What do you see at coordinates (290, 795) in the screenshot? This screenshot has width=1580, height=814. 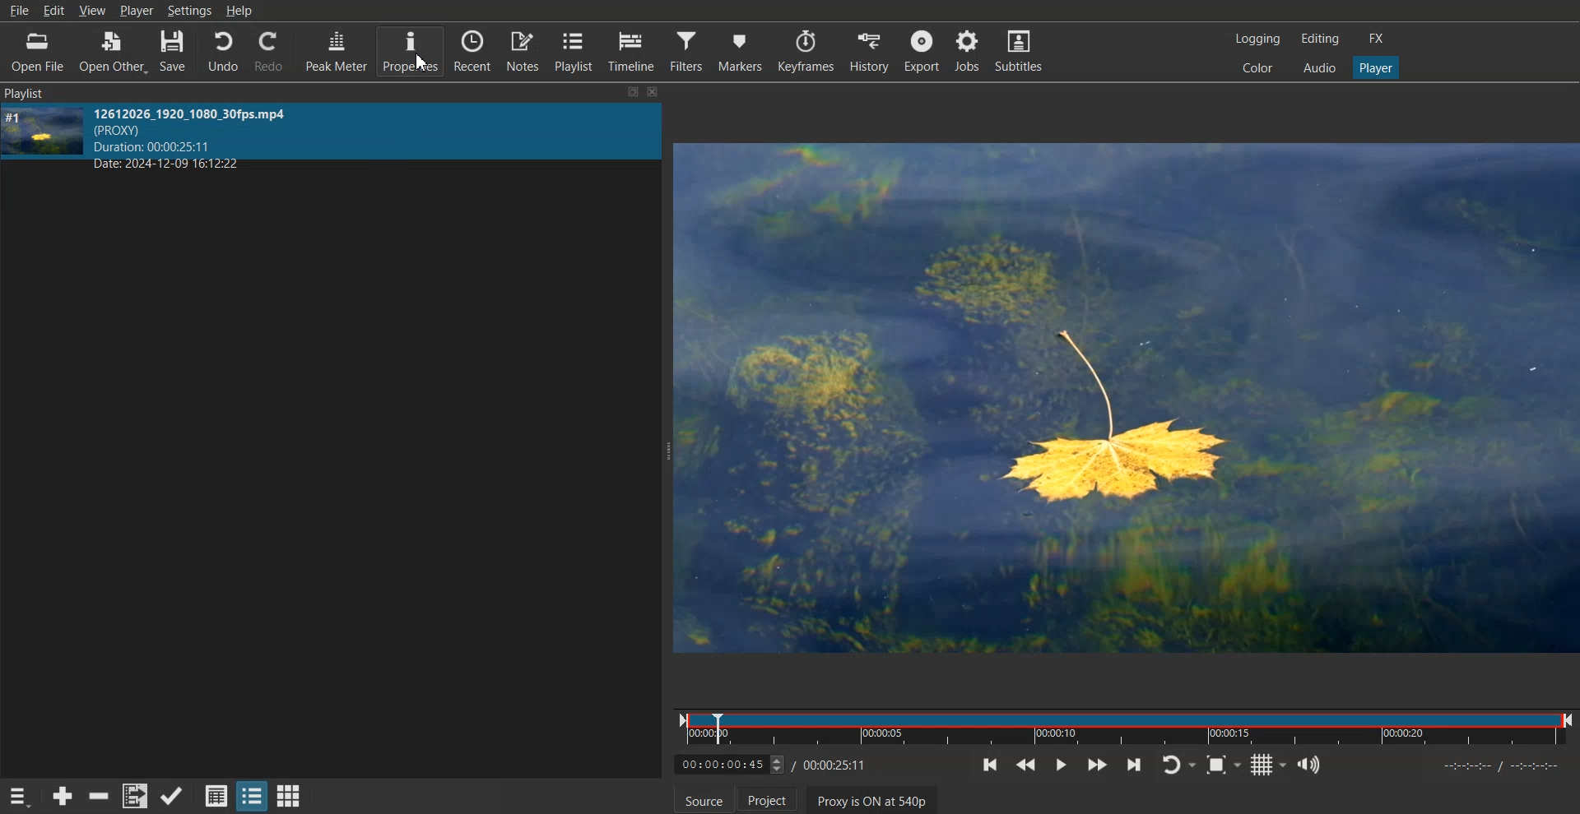 I see `View as Icon` at bounding box center [290, 795].